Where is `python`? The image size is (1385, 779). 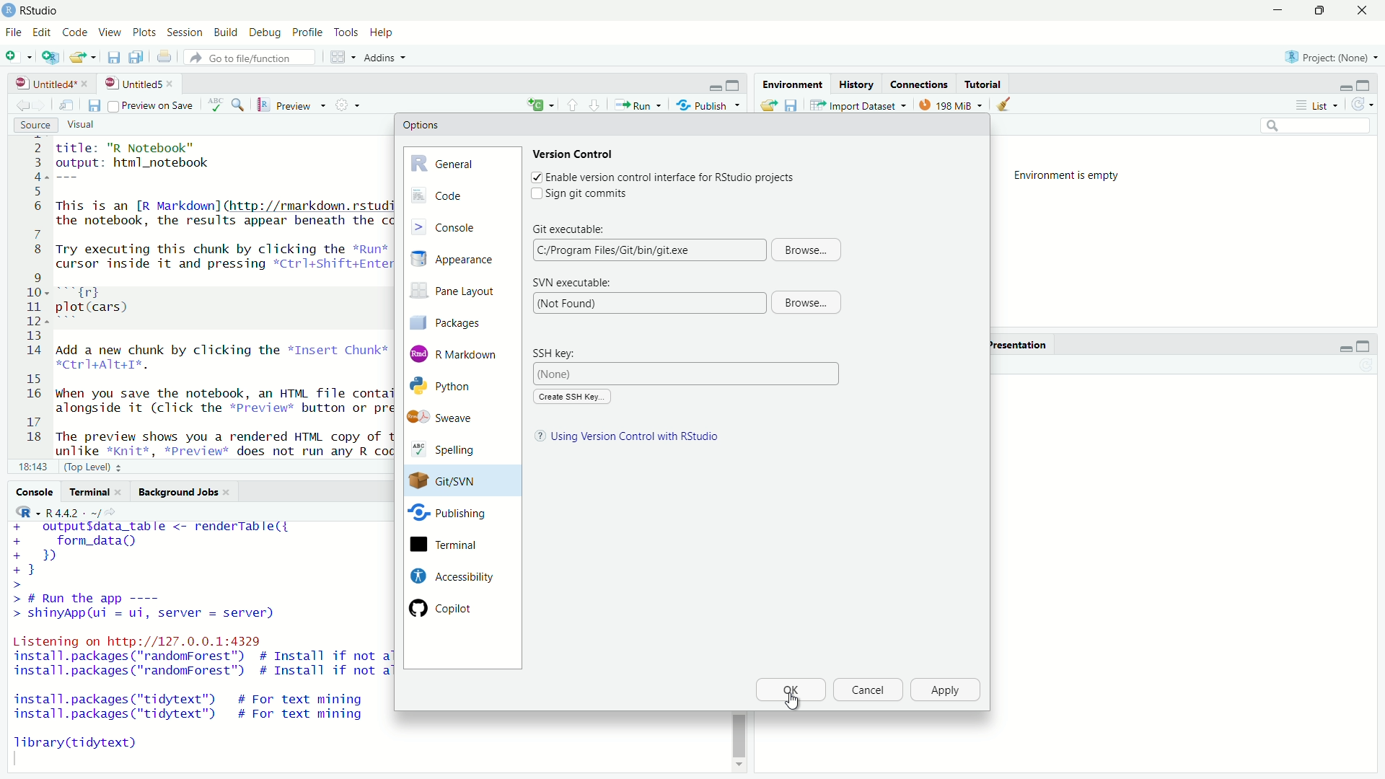 python is located at coordinates (453, 387).